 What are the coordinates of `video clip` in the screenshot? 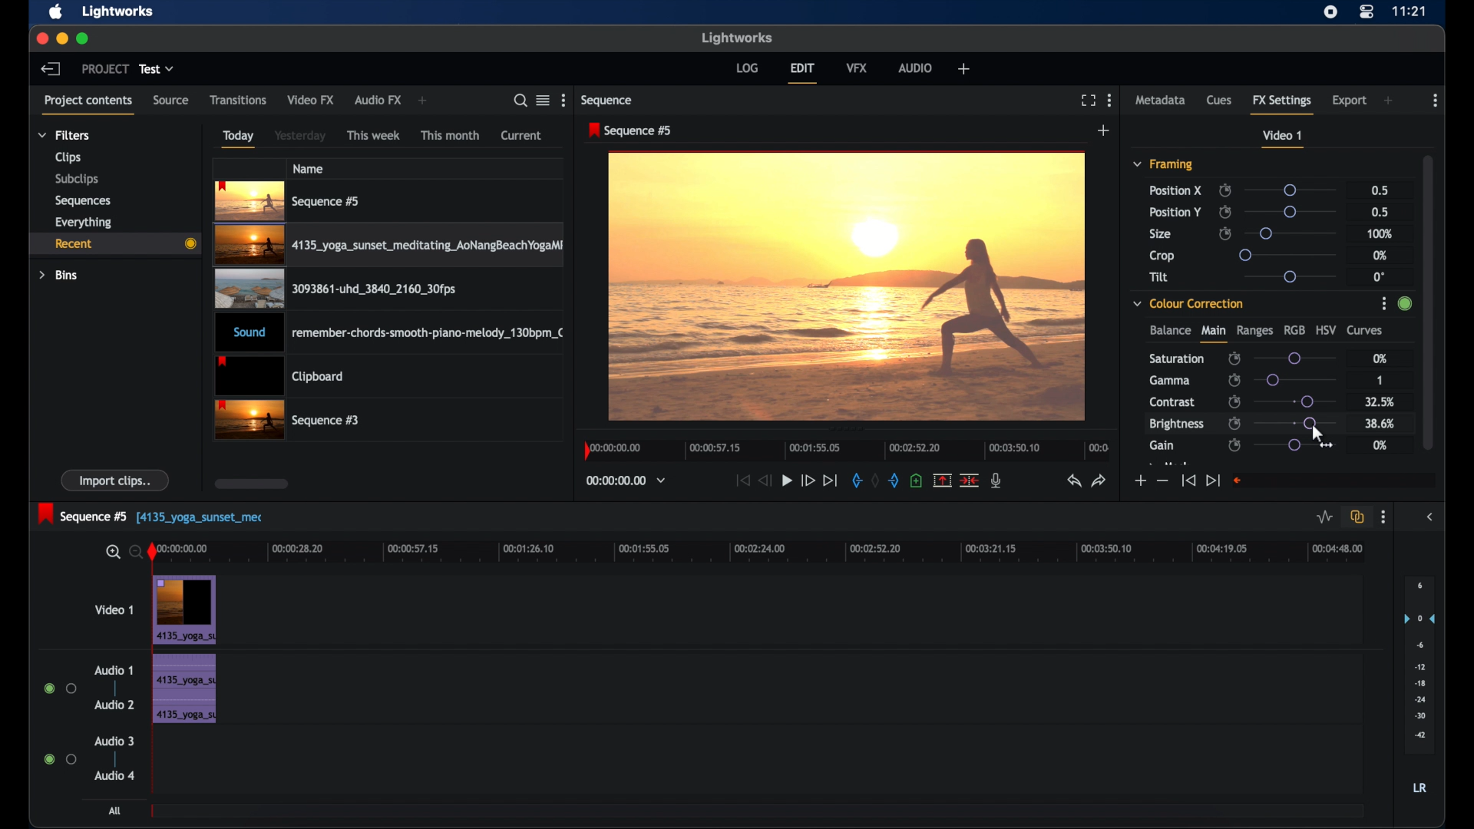 It's located at (289, 421).